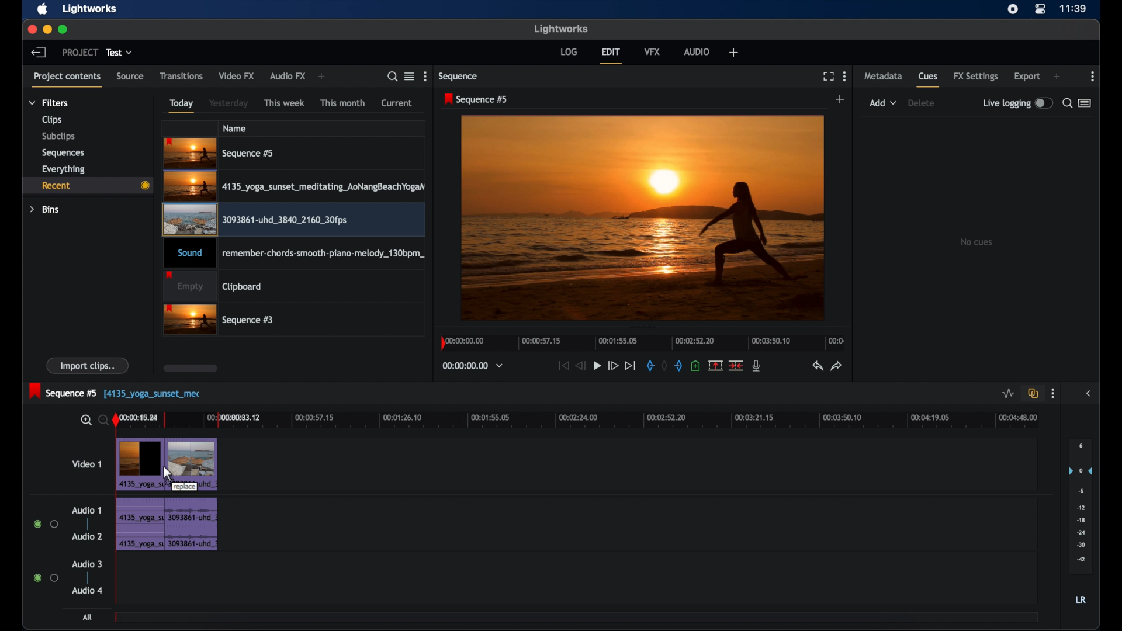 Image resolution: width=1122 pixels, height=631 pixels. What do you see at coordinates (631, 366) in the screenshot?
I see `jump to end` at bounding box center [631, 366].